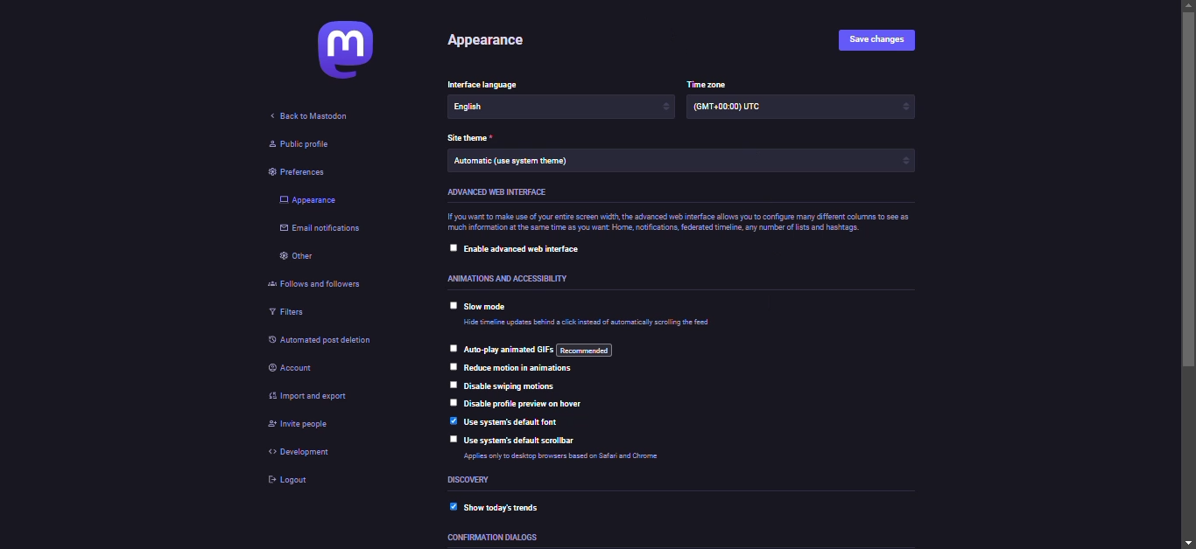 This screenshot has width=1196, height=549. Describe the element at coordinates (299, 148) in the screenshot. I see `public profile` at that location.